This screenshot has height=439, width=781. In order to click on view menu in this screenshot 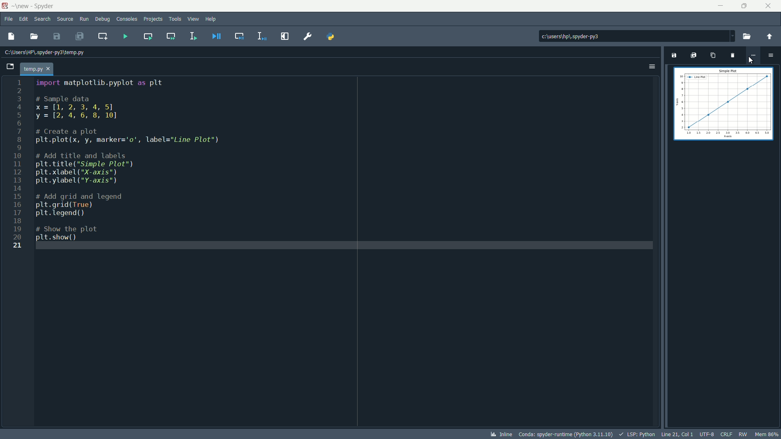, I will do `click(193, 19)`.